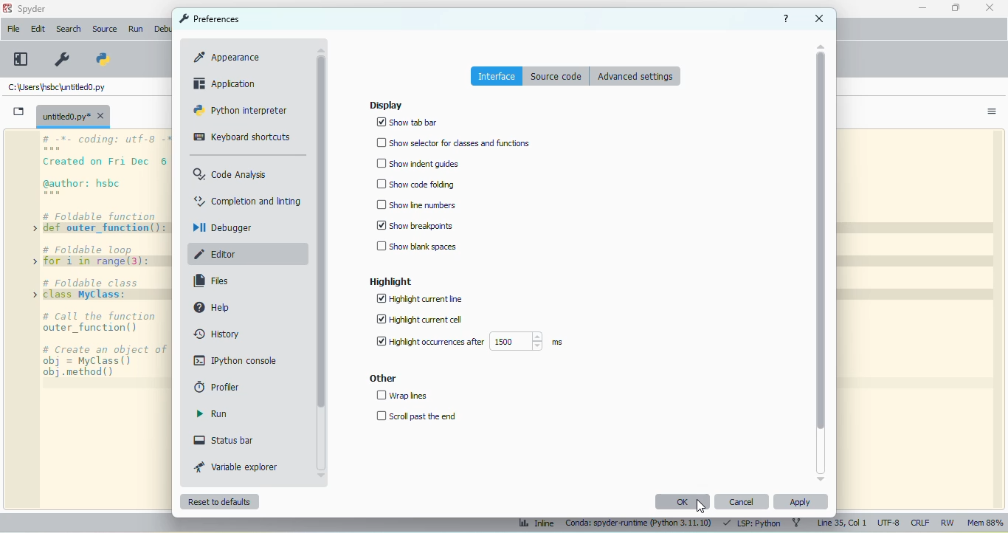  What do you see at coordinates (752, 524) in the screenshot?
I see `LSP: python` at bounding box center [752, 524].